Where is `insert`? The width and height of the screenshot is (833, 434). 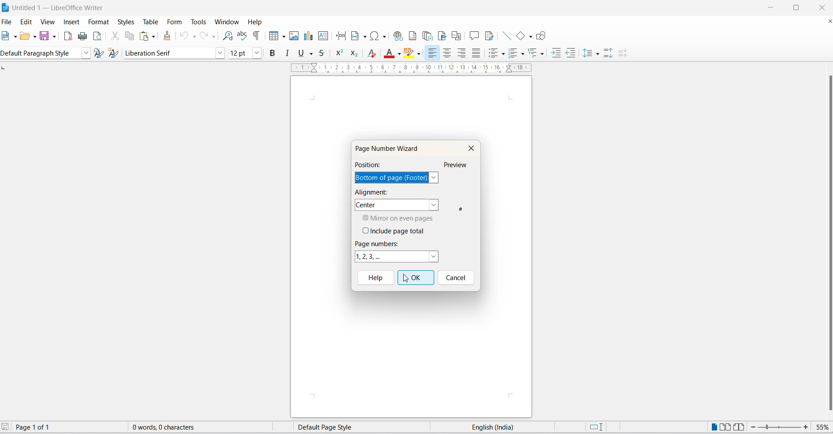 insert is located at coordinates (71, 20).